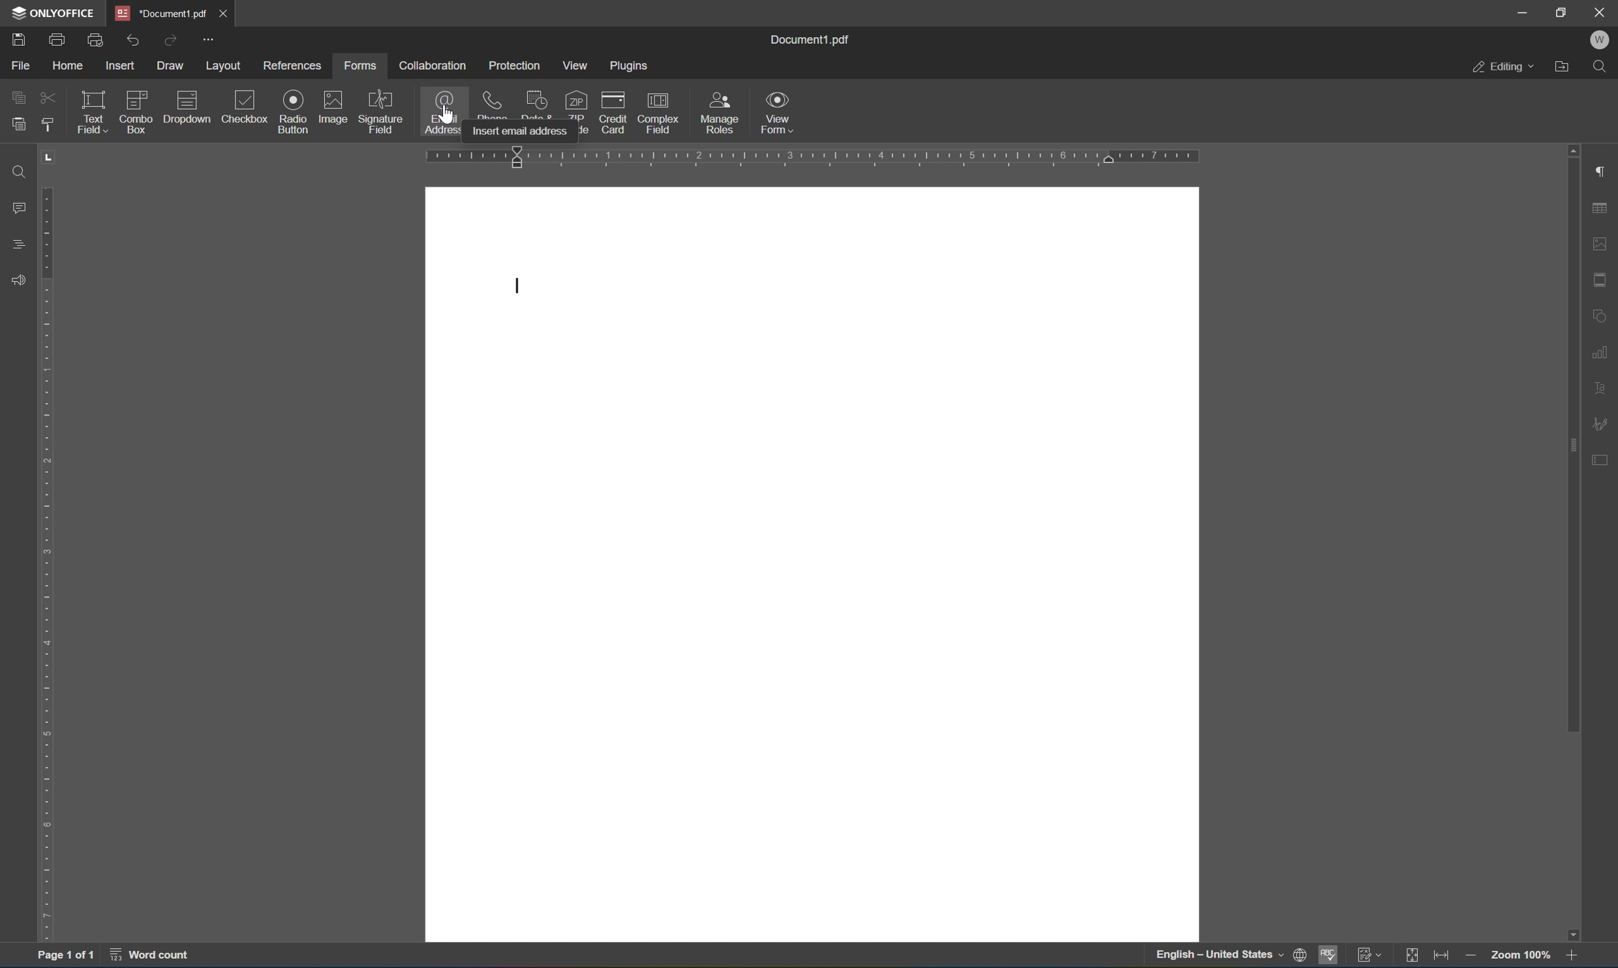  What do you see at coordinates (1570, 957) in the screenshot?
I see `zoom in` at bounding box center [1570, 957].